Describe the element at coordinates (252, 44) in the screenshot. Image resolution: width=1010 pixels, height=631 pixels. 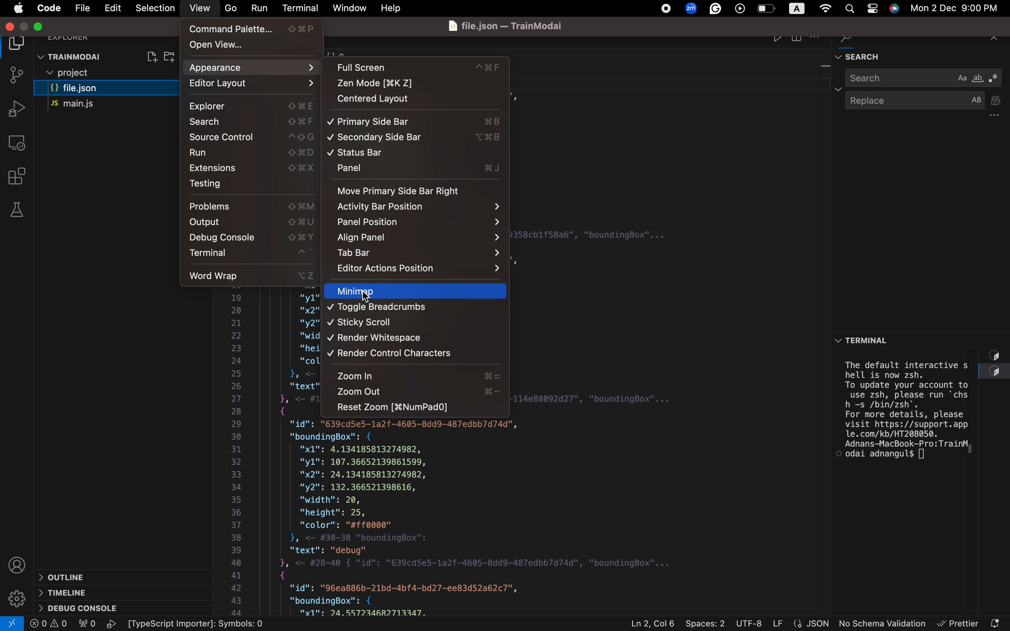
I see `open view` at that location.